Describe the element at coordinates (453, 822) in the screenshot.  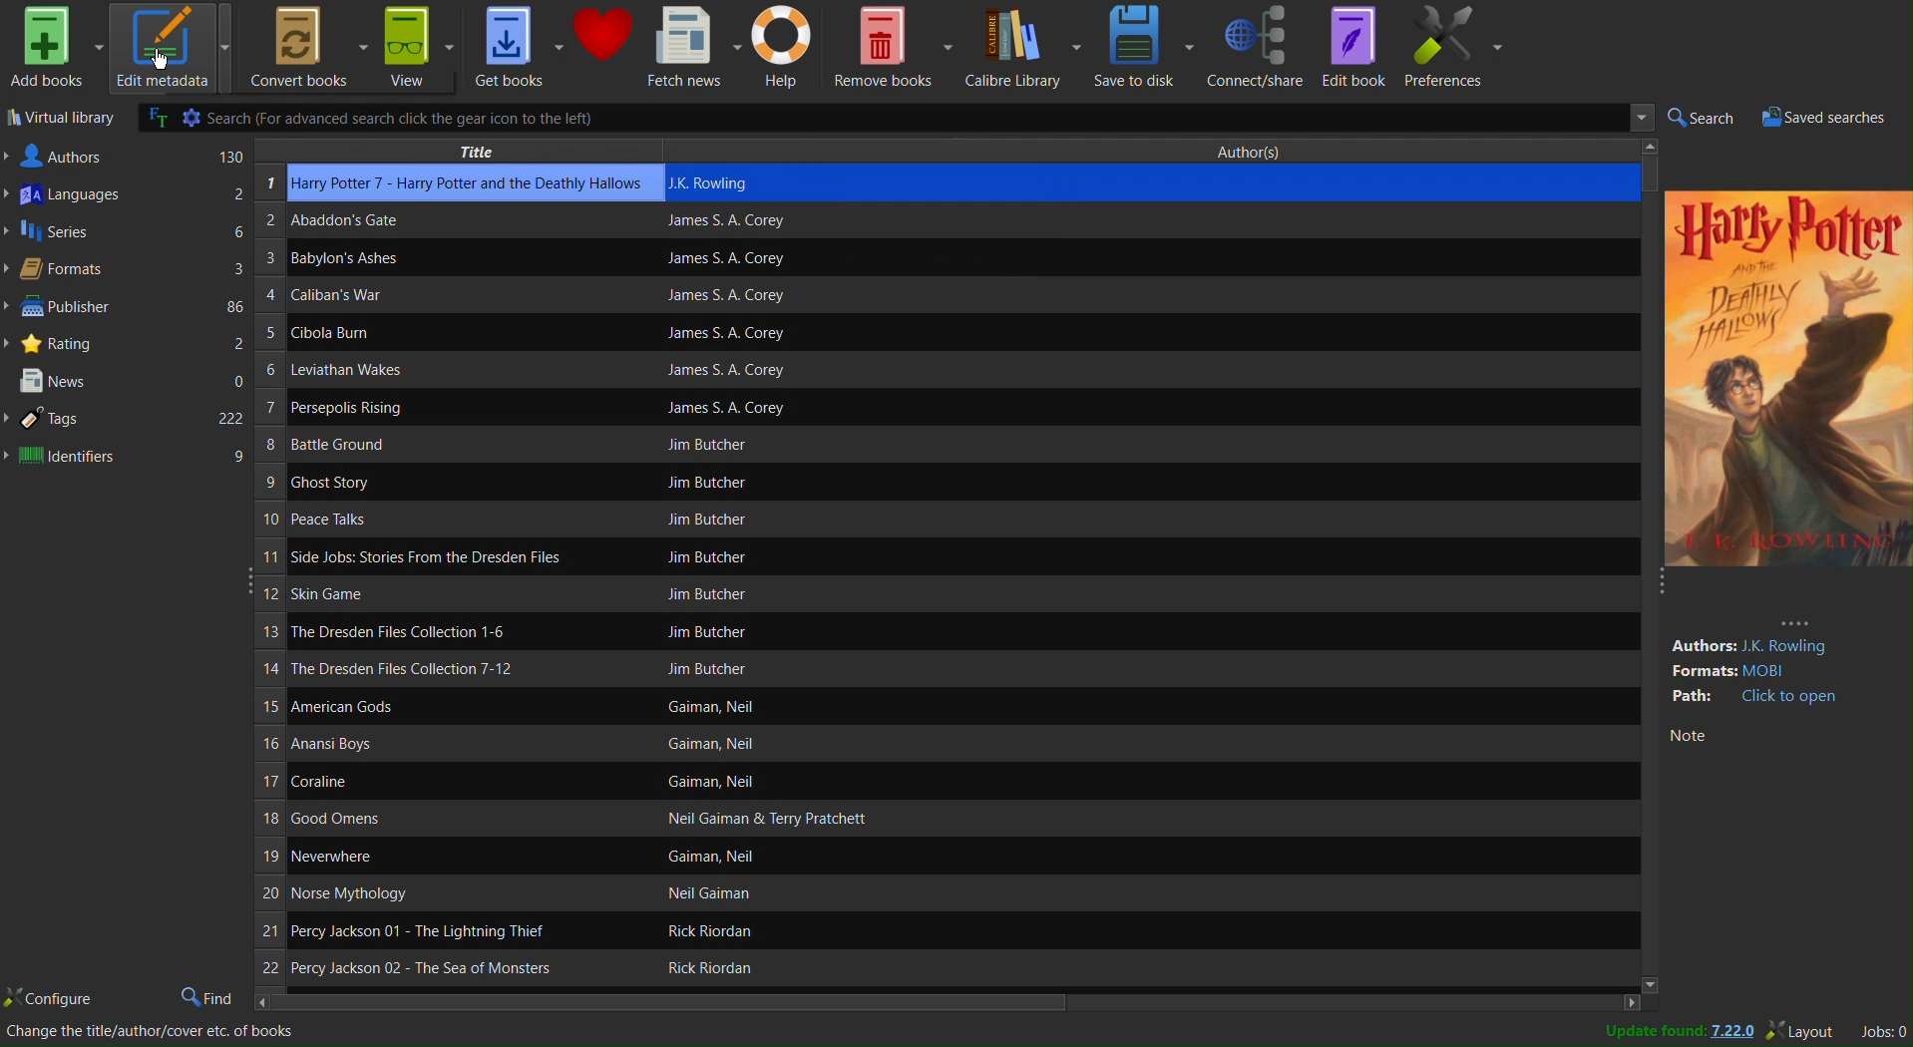
I see `Book name` at that location.